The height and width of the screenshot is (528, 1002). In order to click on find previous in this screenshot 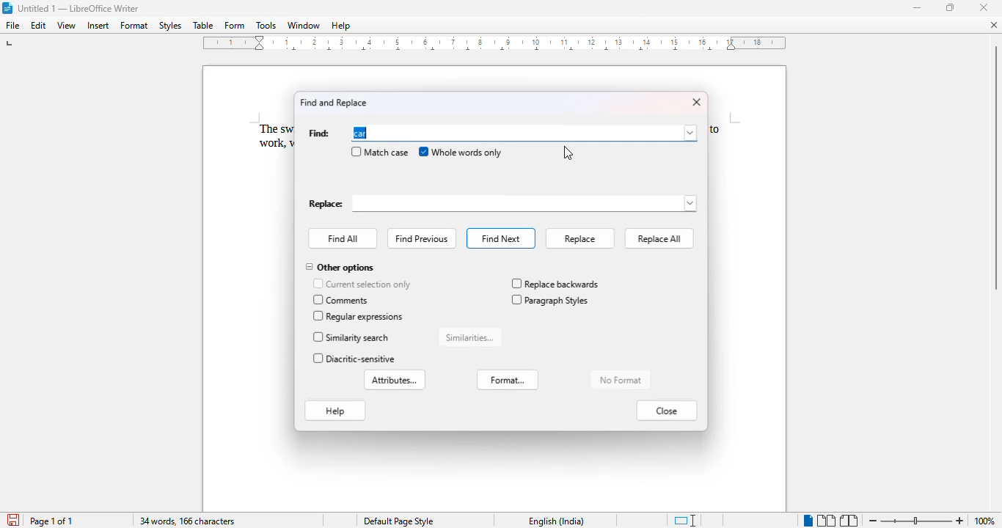, I will do `click(422, 239)`.